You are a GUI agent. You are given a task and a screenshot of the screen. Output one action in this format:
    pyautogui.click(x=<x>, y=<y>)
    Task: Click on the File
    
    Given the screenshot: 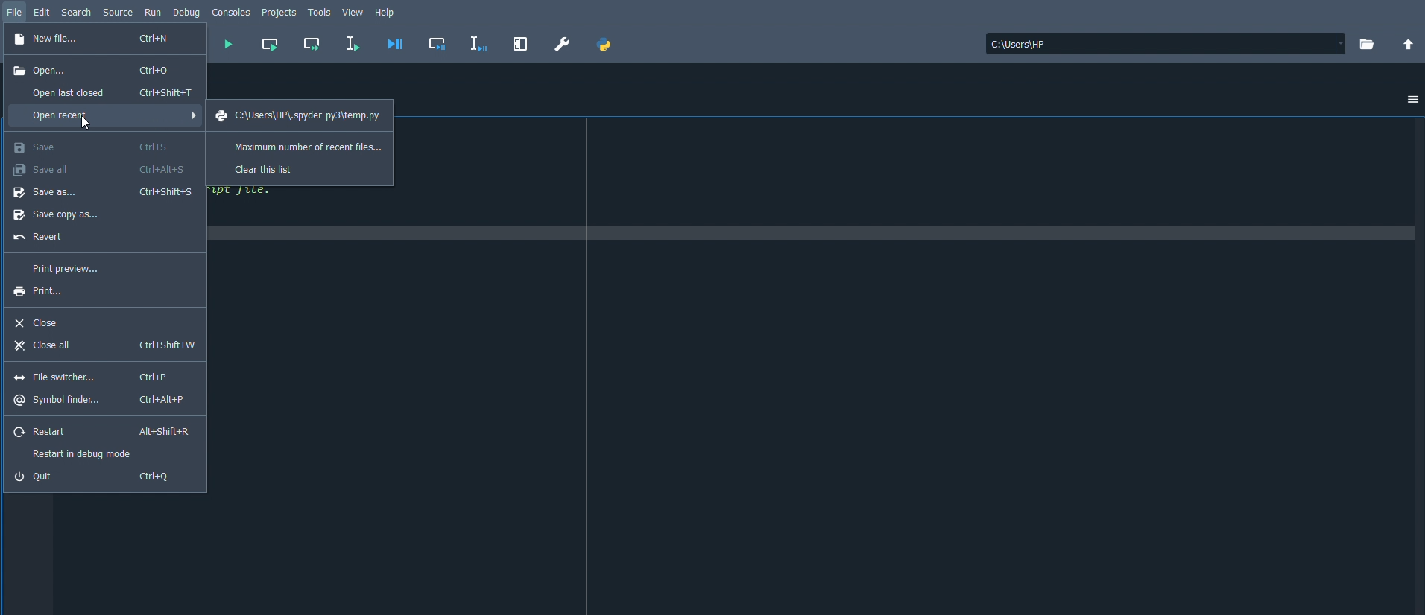 What is the action you would take?
    pyautogui.click(x=15, y=11)
    